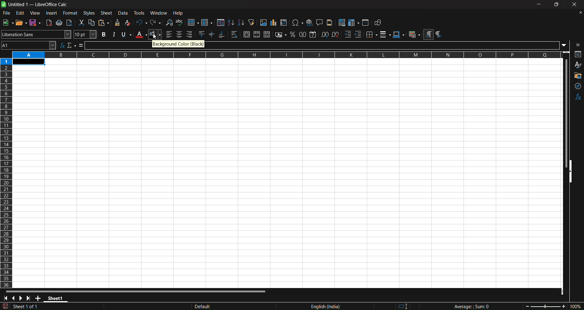 Image resolution: width=584 pixels, height=310 pixels. I want to click on open, so click(22, 22).